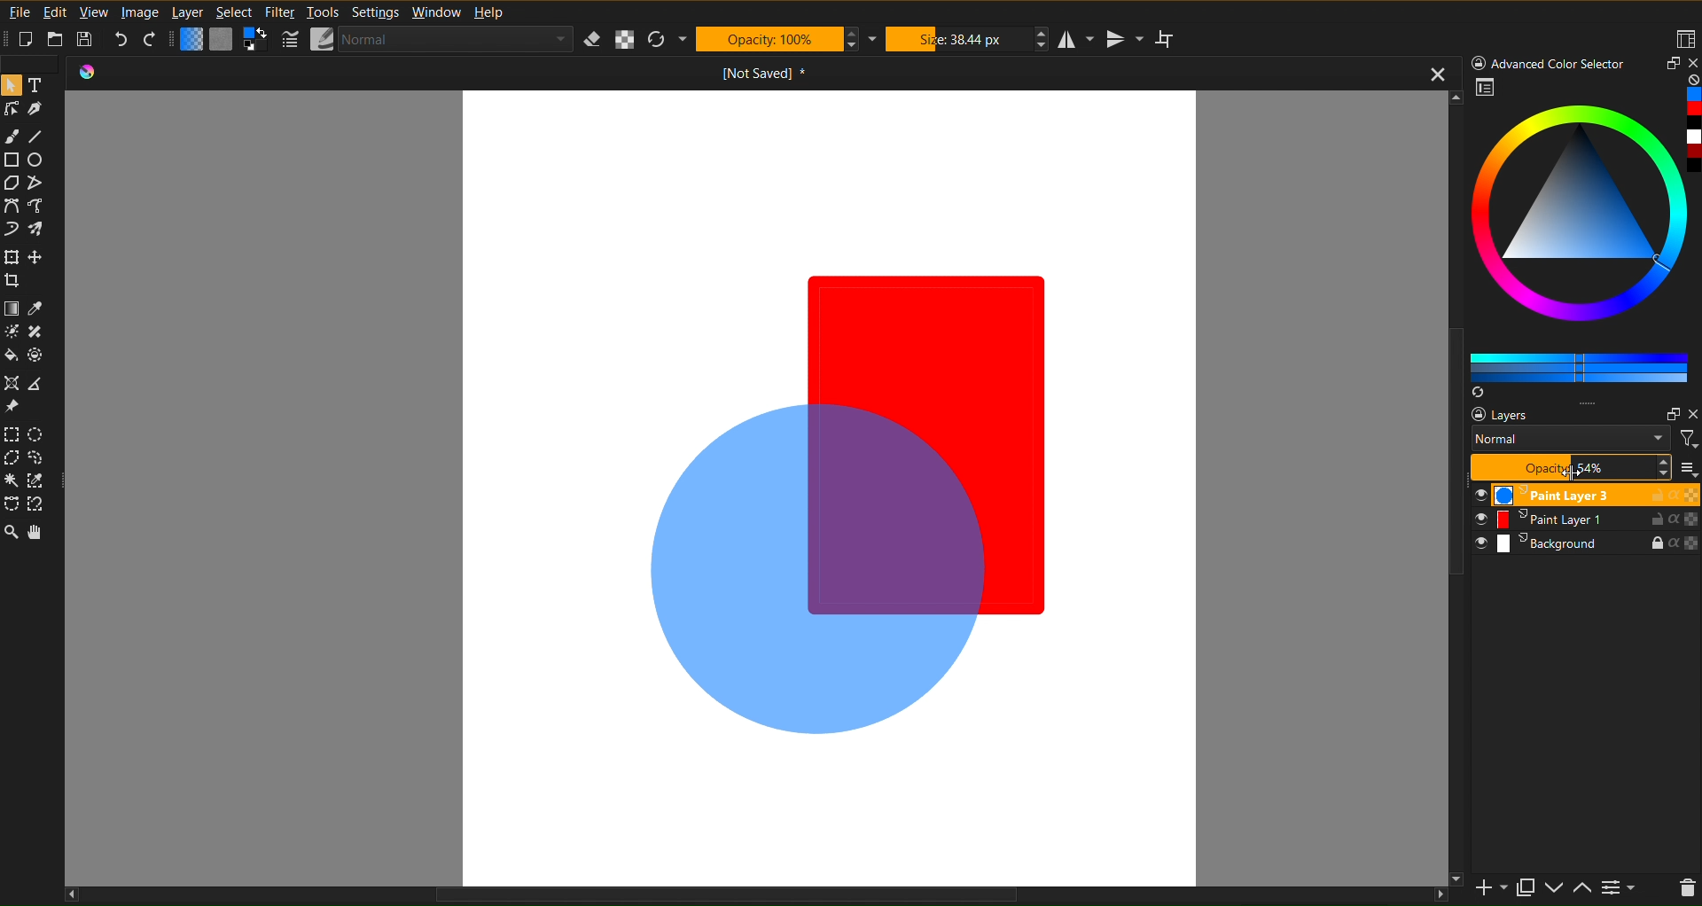 This screenshot has height=906, width=1702. What do you see at coordinates (36, 480) in the screenshot?
I see `Selection Tool` at bounding box center [36, 480].